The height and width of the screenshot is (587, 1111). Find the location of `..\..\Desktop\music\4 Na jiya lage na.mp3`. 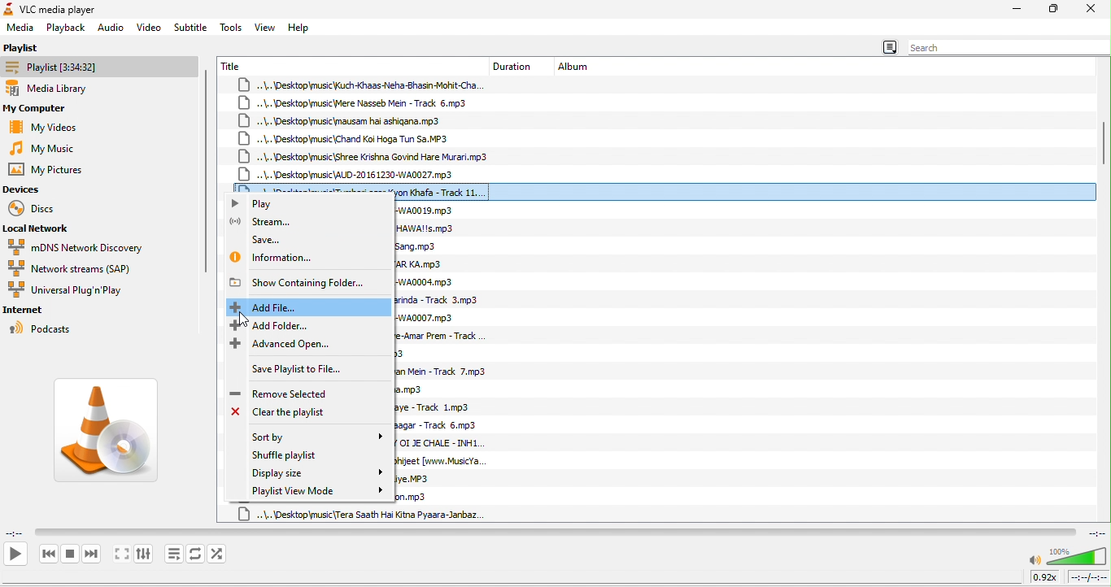

..\..\Desktop\music\4 Na jiya lage na.mp3 is located at coordinates (413, 390).